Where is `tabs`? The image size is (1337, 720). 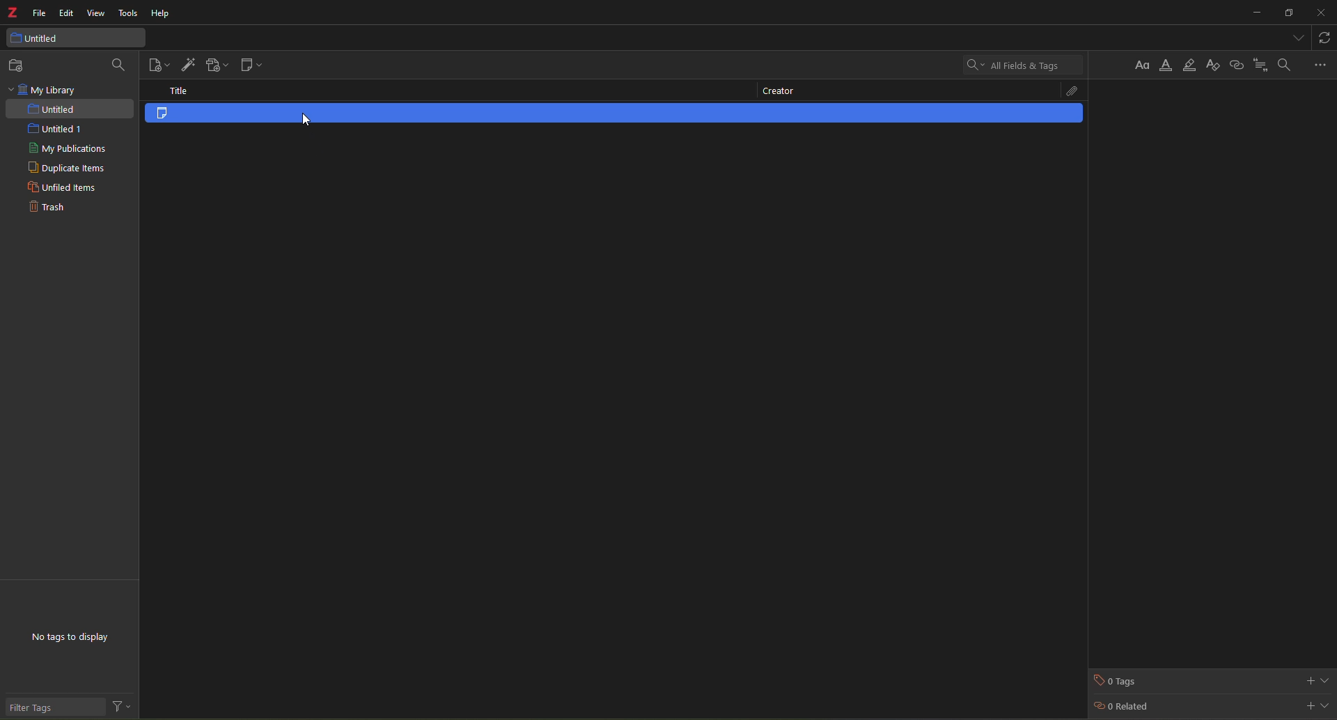
tabs is located at coordinates (1295, 36).